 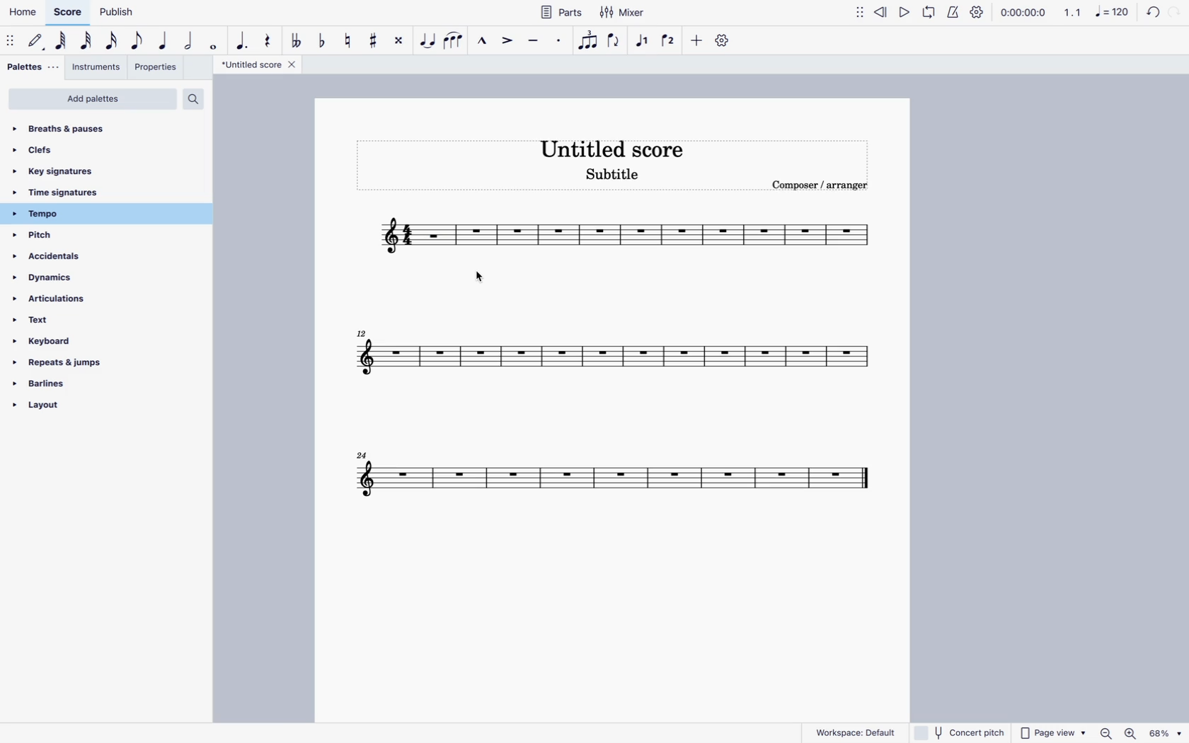 What do you see at coordinates (191, 42) in the screenshot?
I see `half note` at bounding box center [191, 42].